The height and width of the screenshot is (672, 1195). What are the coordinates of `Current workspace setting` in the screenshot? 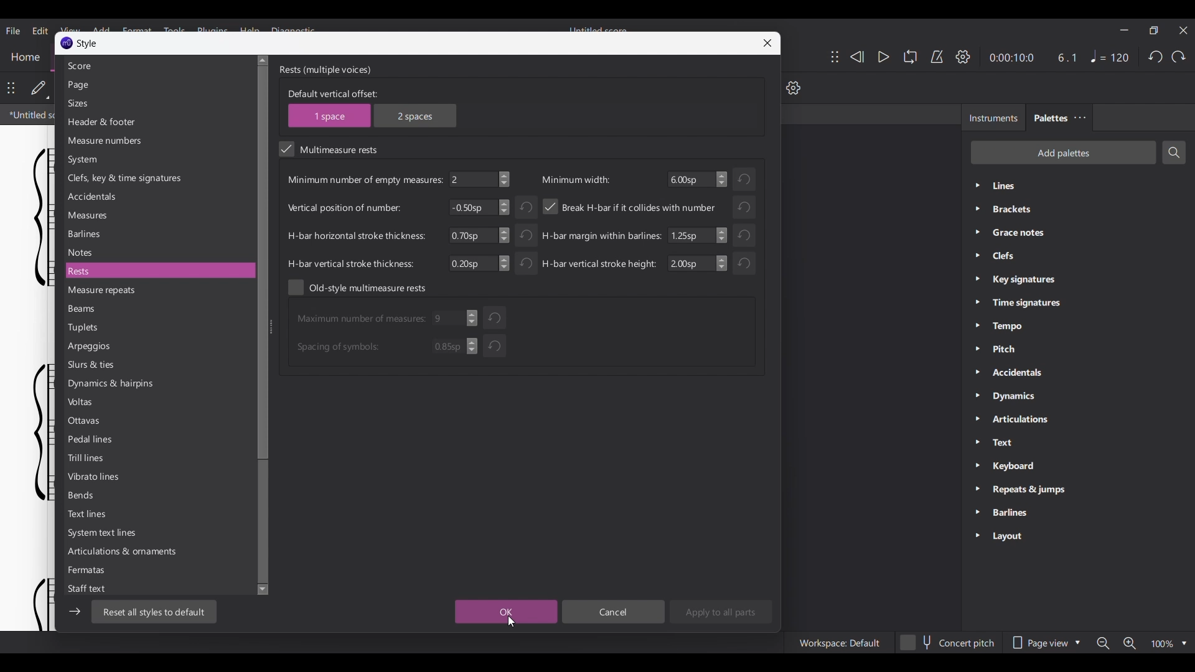 It's located at (839, 643).